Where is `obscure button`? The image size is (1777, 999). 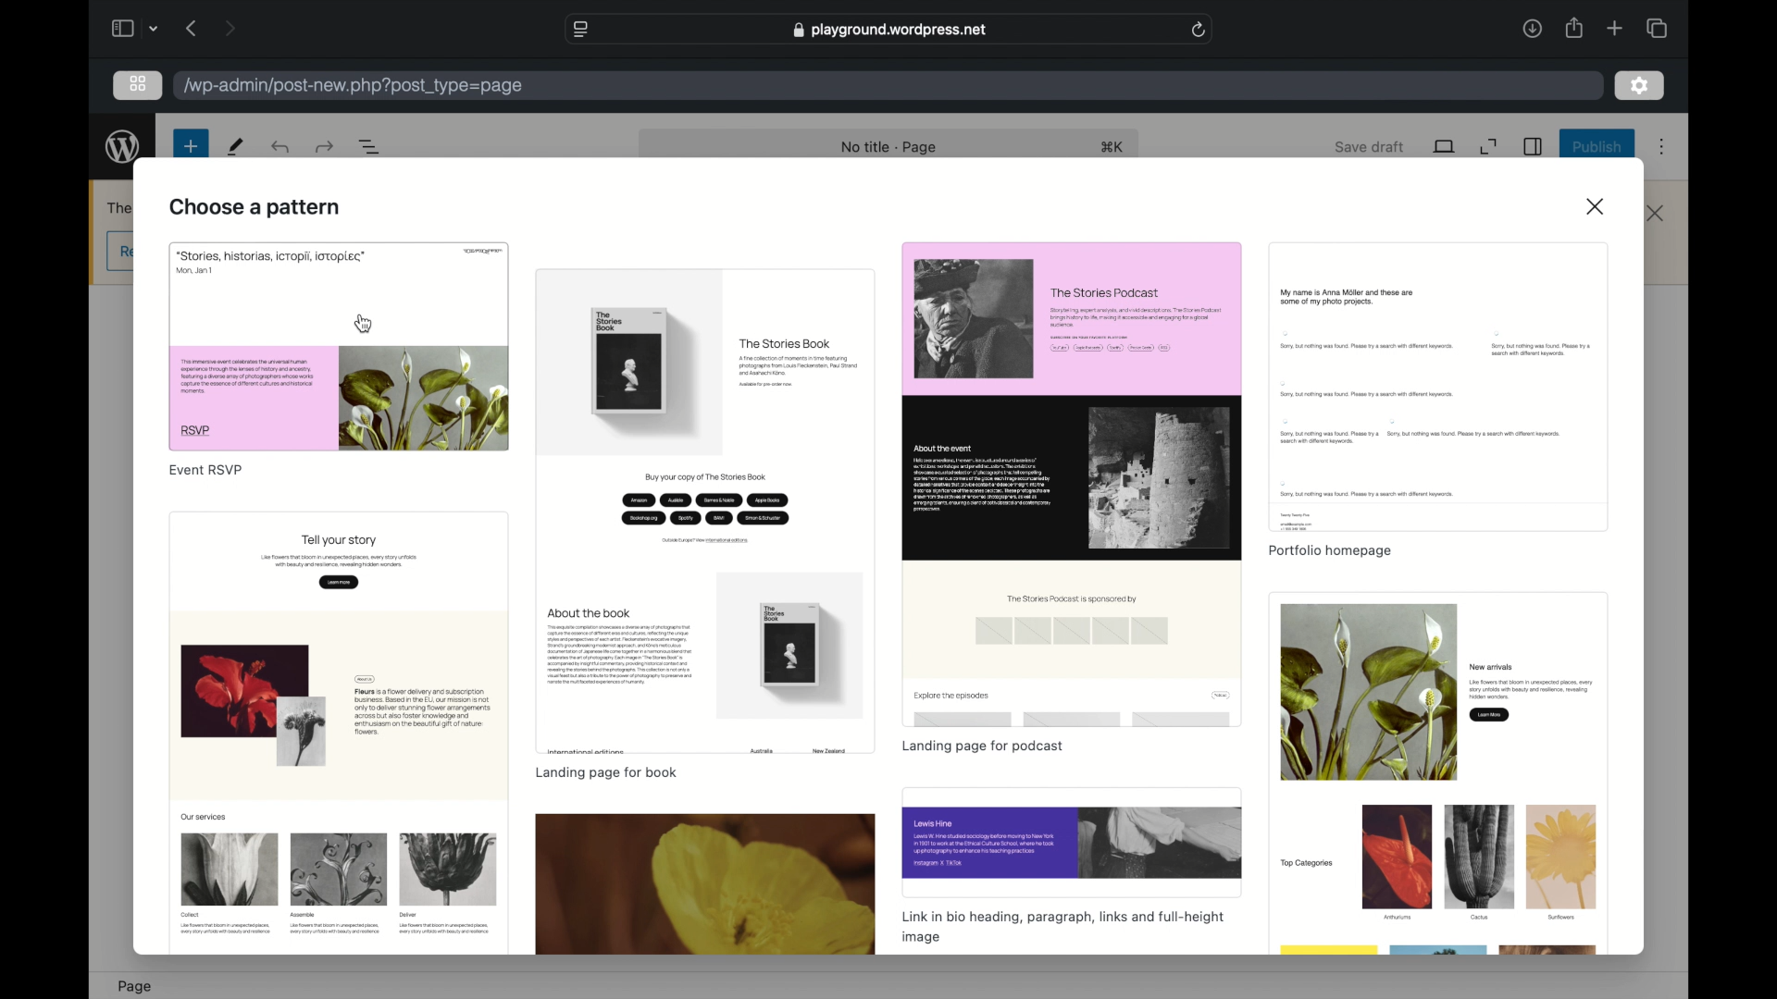 obscure button is located at coordinates (118, 252).